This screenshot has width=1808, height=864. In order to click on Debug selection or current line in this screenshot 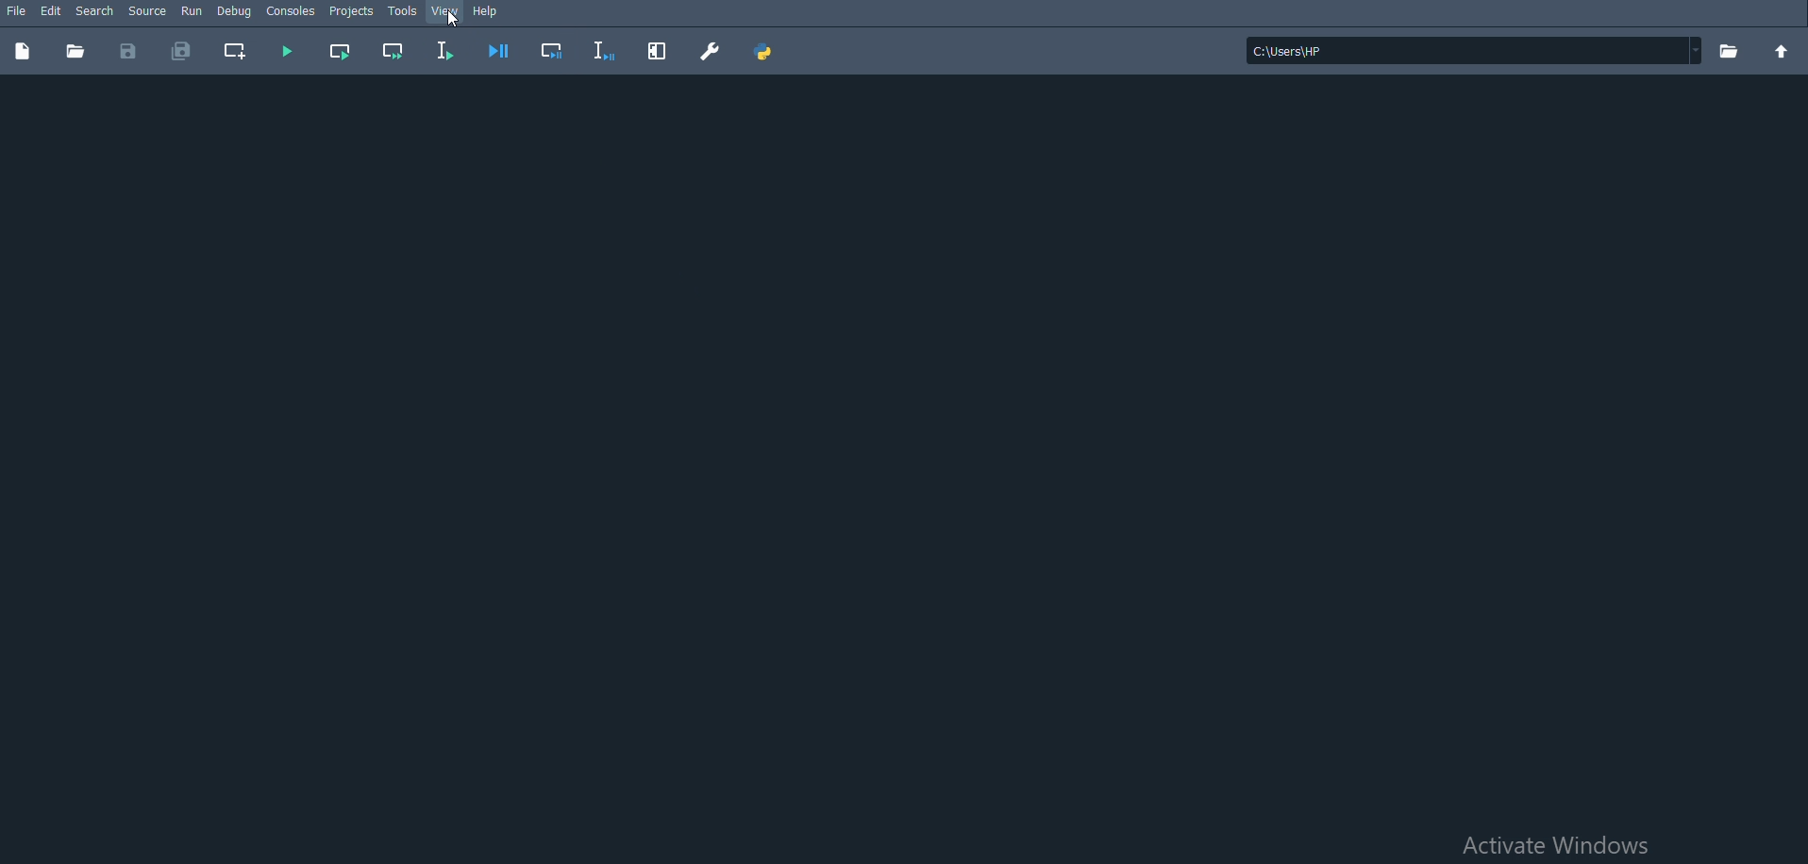, I will do `click(604, 49)`.